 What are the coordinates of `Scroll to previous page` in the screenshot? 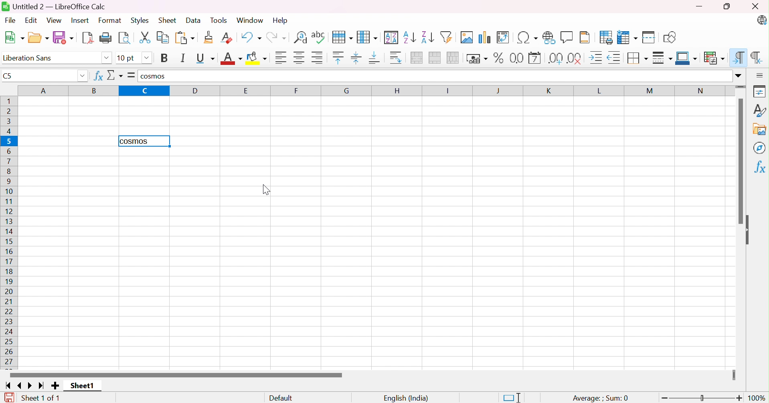 It's located at (20, 385).